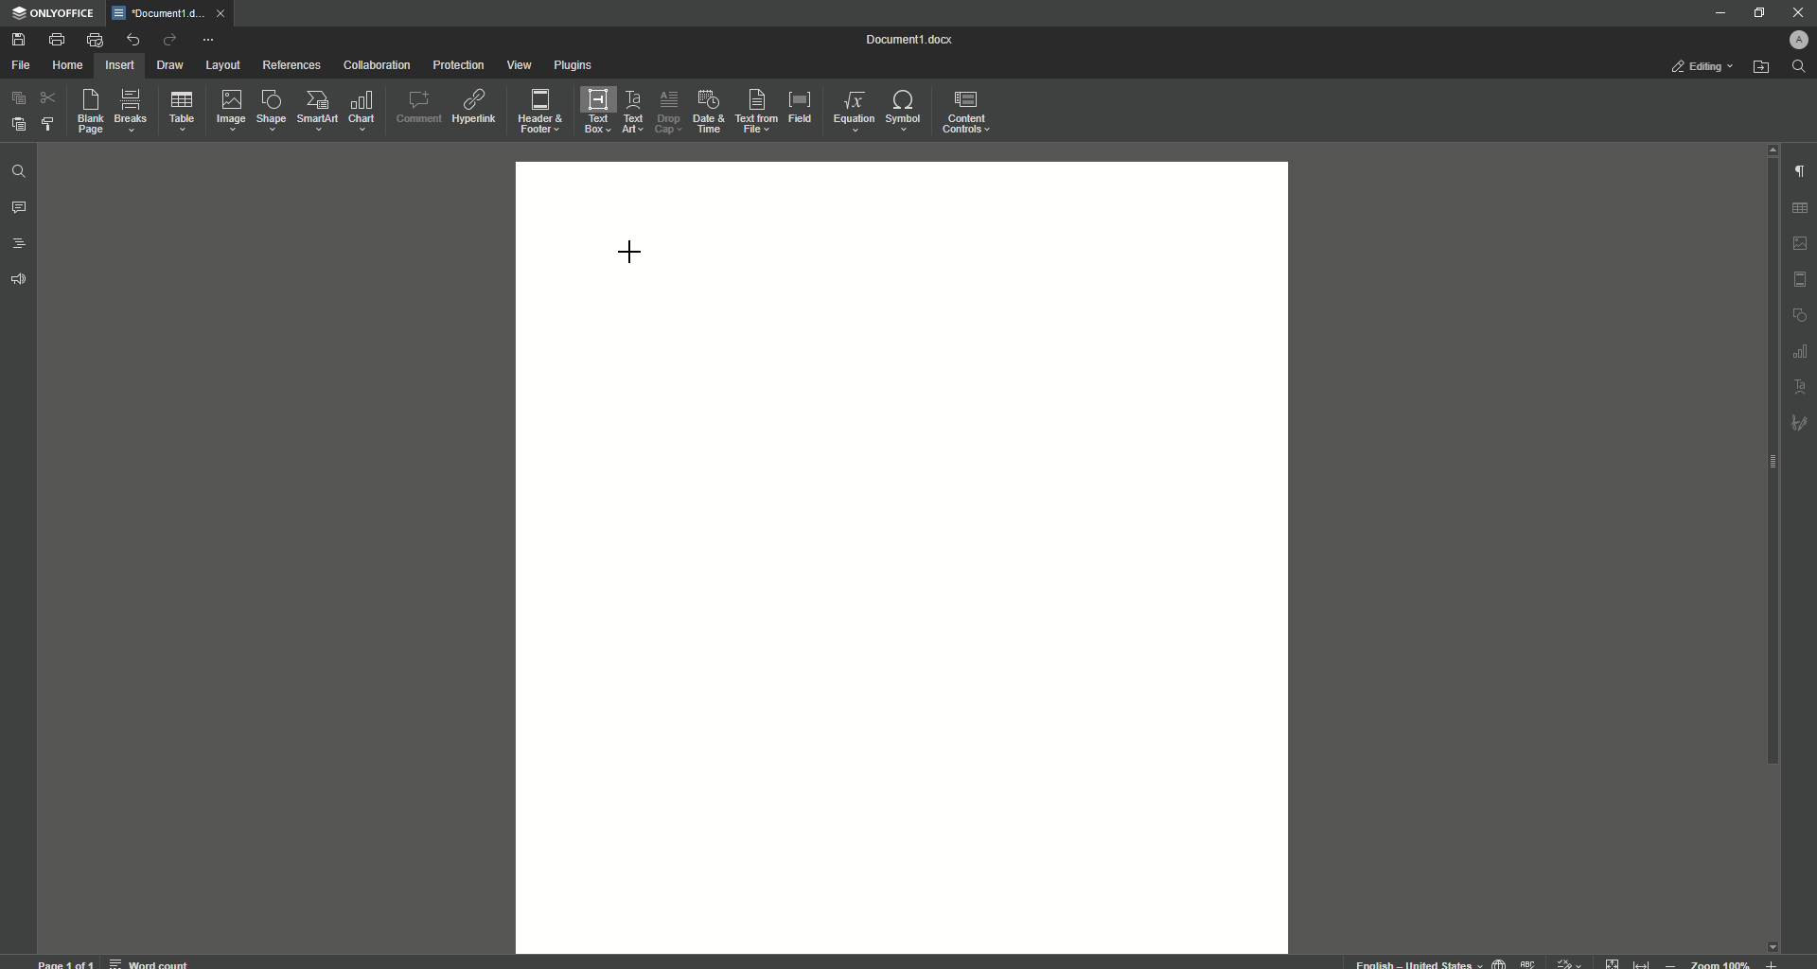 The height and width of the screenshot is (969, 1817). I want to click on View, so click(518, 66).